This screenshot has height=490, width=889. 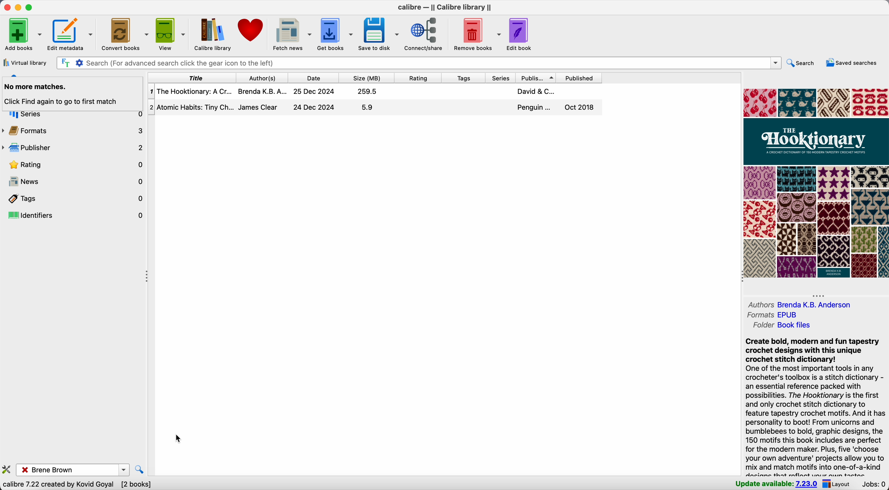 I want to click on publisher, so click(x=74, y=148).